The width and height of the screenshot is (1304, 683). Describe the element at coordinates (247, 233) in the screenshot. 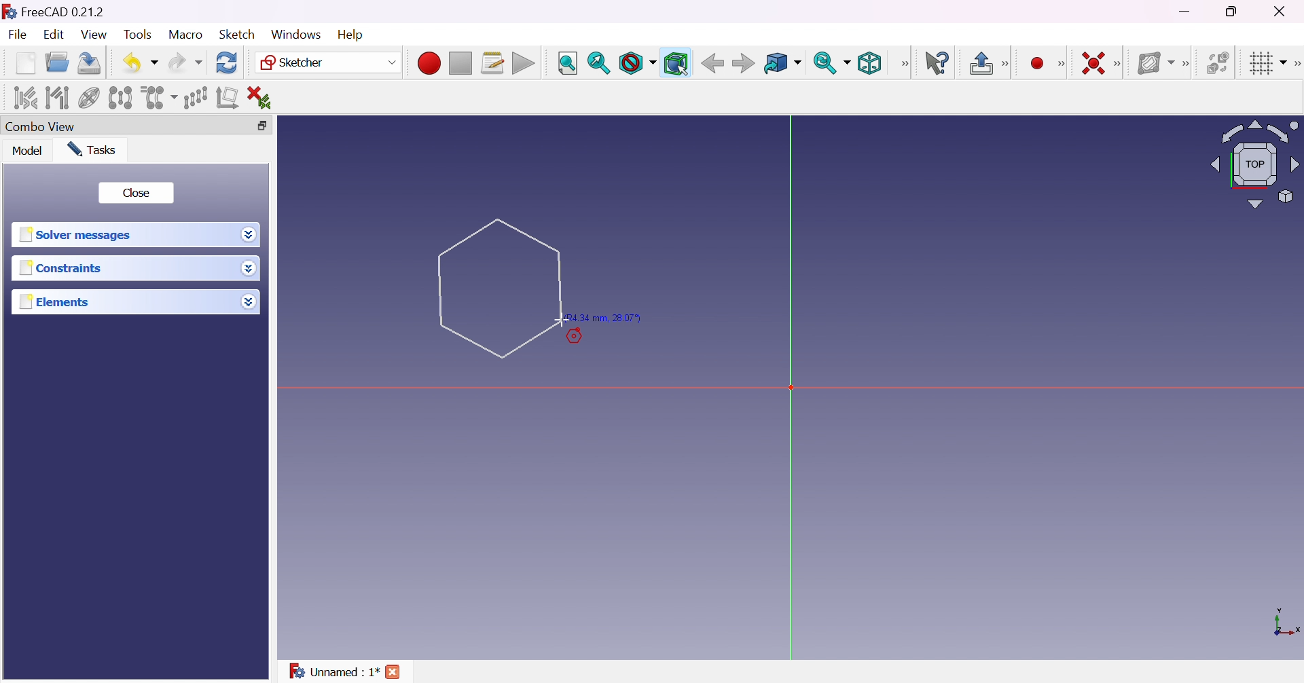

I see `Drop down` at that location.